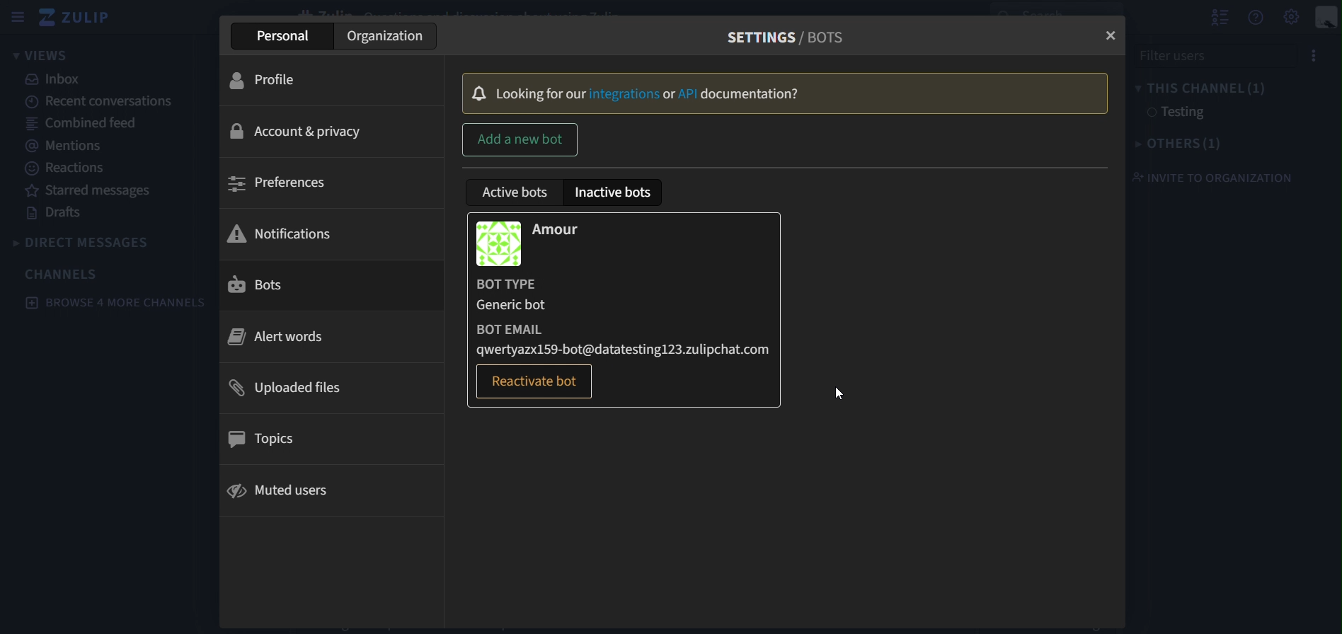 This screenshot has width=1342, height=634. I want to click on get help, so click(1257, 18).